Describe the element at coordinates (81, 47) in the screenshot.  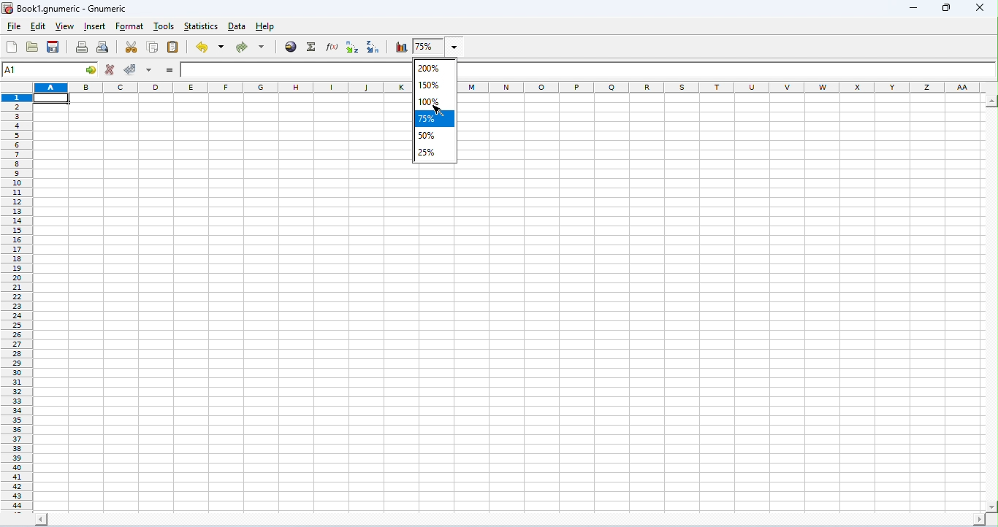
I see `print` at that location.